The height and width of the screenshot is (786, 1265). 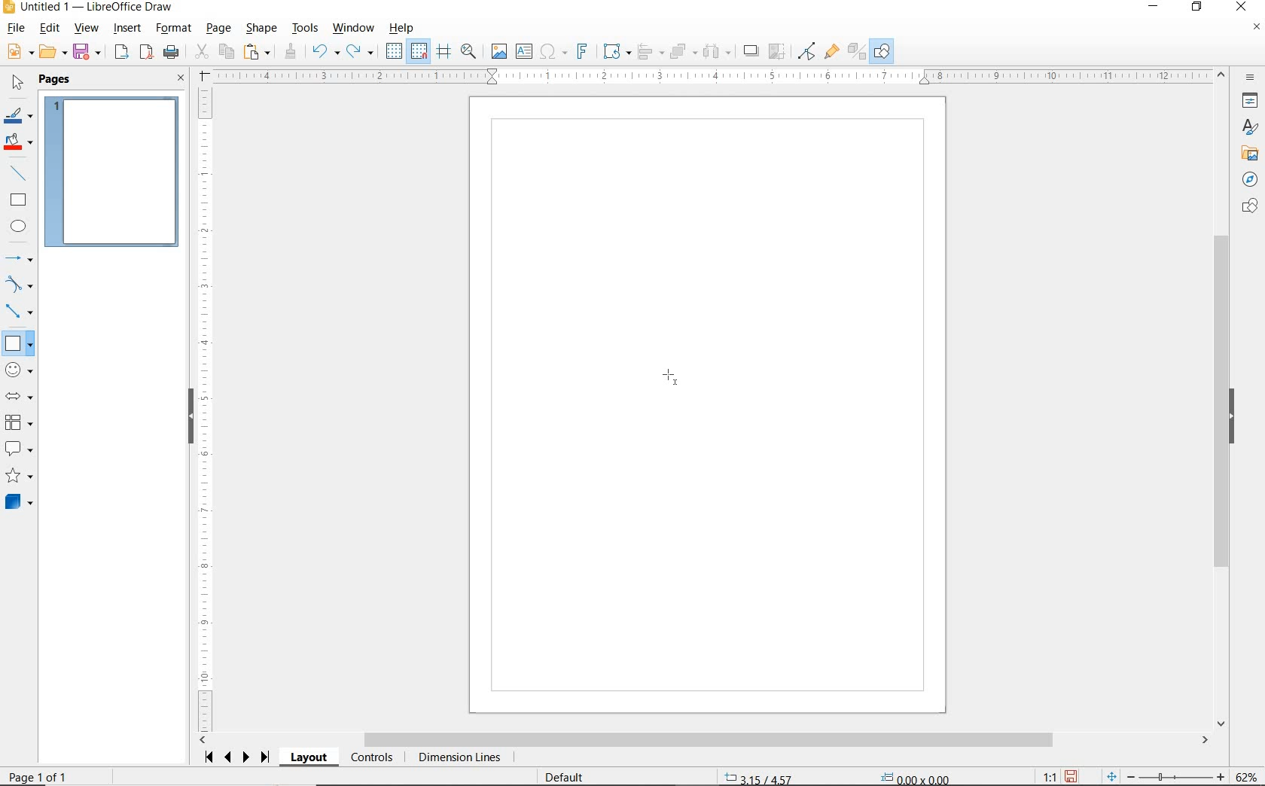 What do you see at coordinates (552, 52) in the screenshot?
I see `INSERT SPECIAL CHARACTERS` at bounding box center [552, 52].